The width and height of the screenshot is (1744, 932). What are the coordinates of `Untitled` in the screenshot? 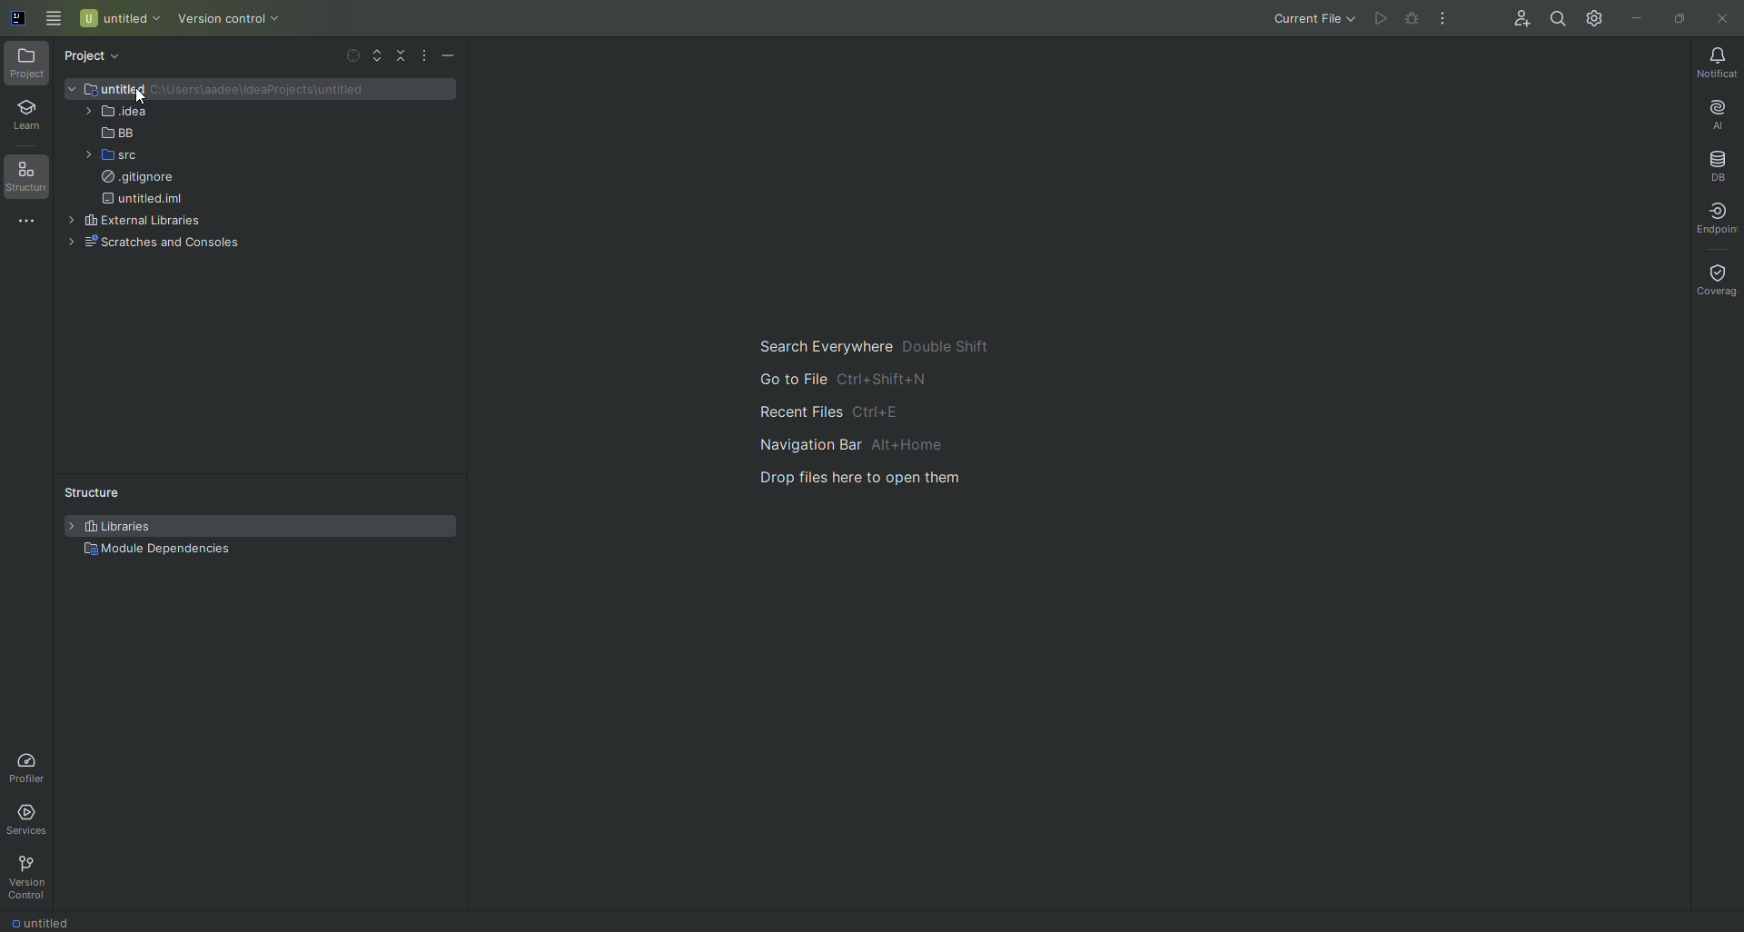 It's located at (49, 922).